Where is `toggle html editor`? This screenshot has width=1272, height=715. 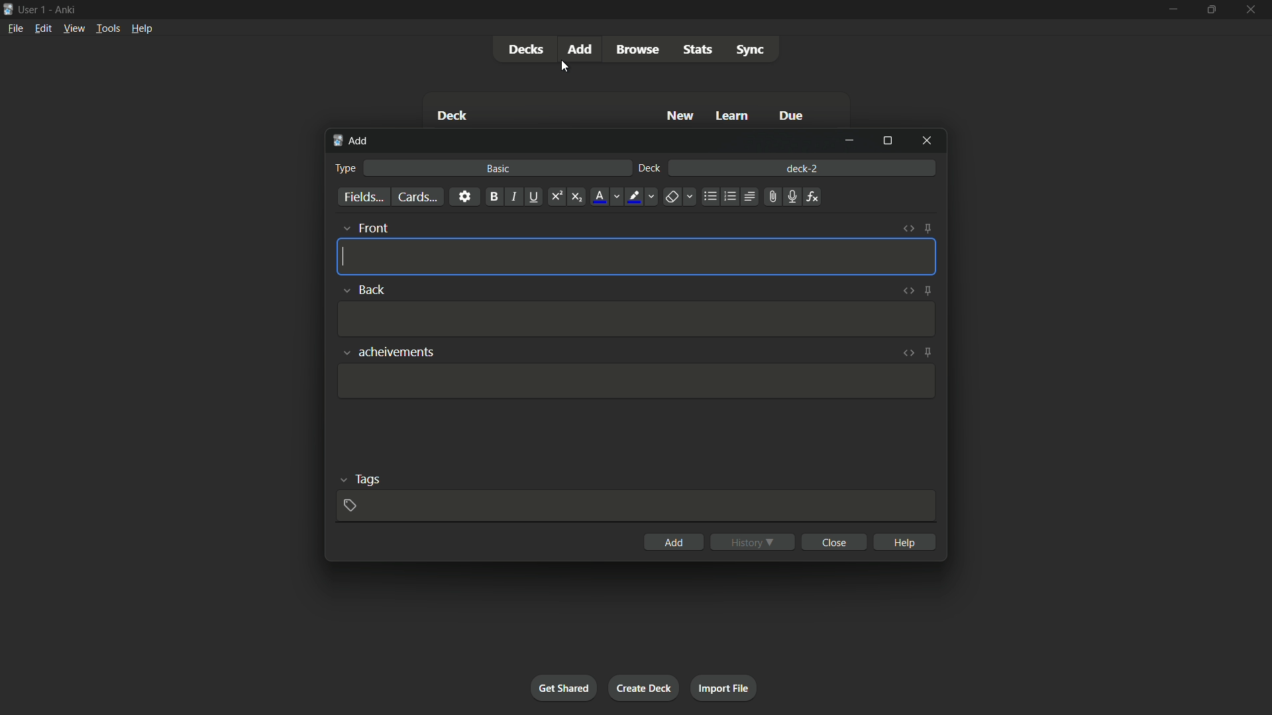 toggle html editor is located at coordinates (906, 291).